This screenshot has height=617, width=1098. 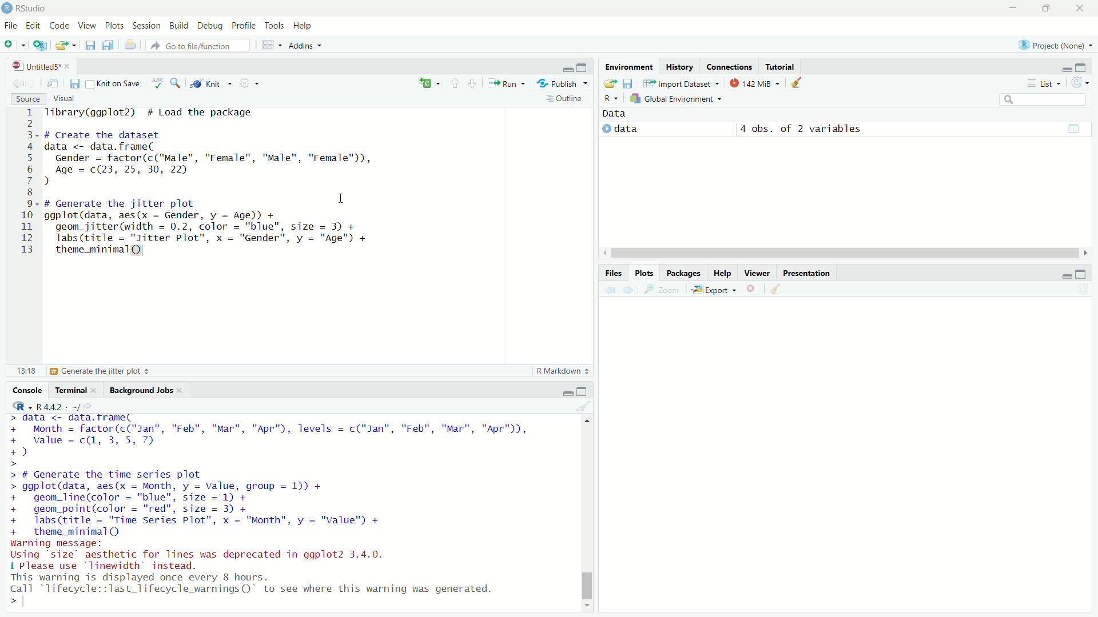 I want to click on prompt cursor, so click(x=10, y=606).